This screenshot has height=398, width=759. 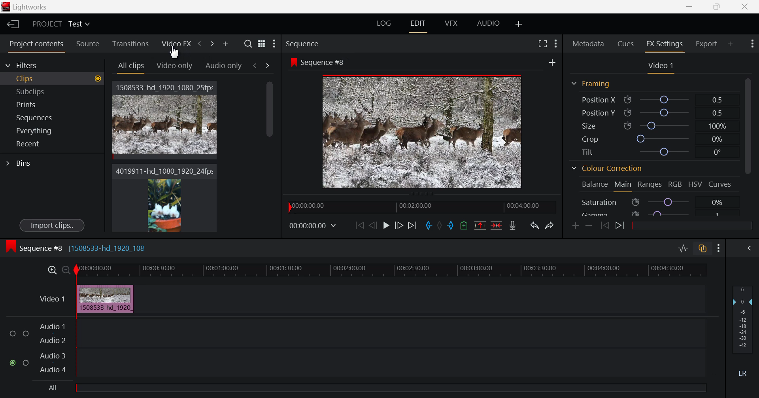 What do you see at coordinates (450, 226) in the screenshot?
I see `Mark Out` at bounding box center [450, 226].